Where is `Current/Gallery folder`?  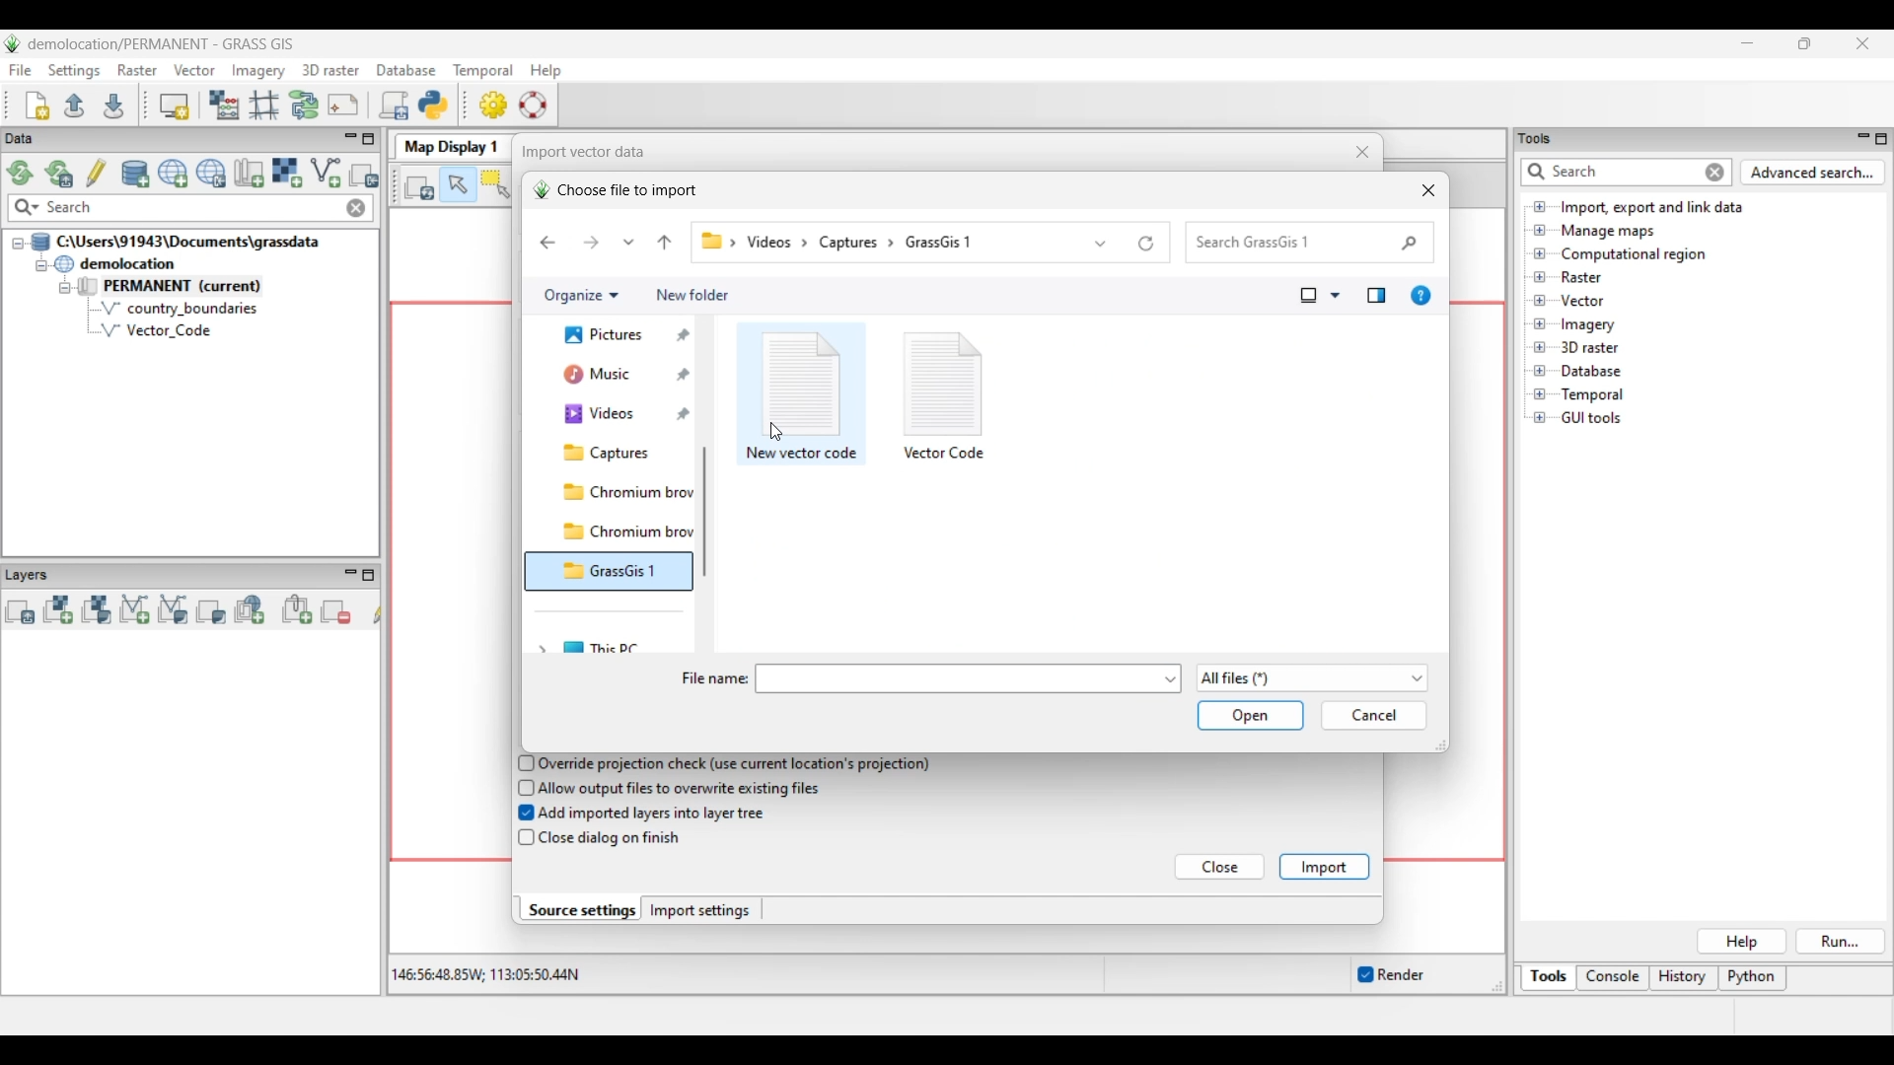
Current/Gallery folder is located at coordinates (610, 382).